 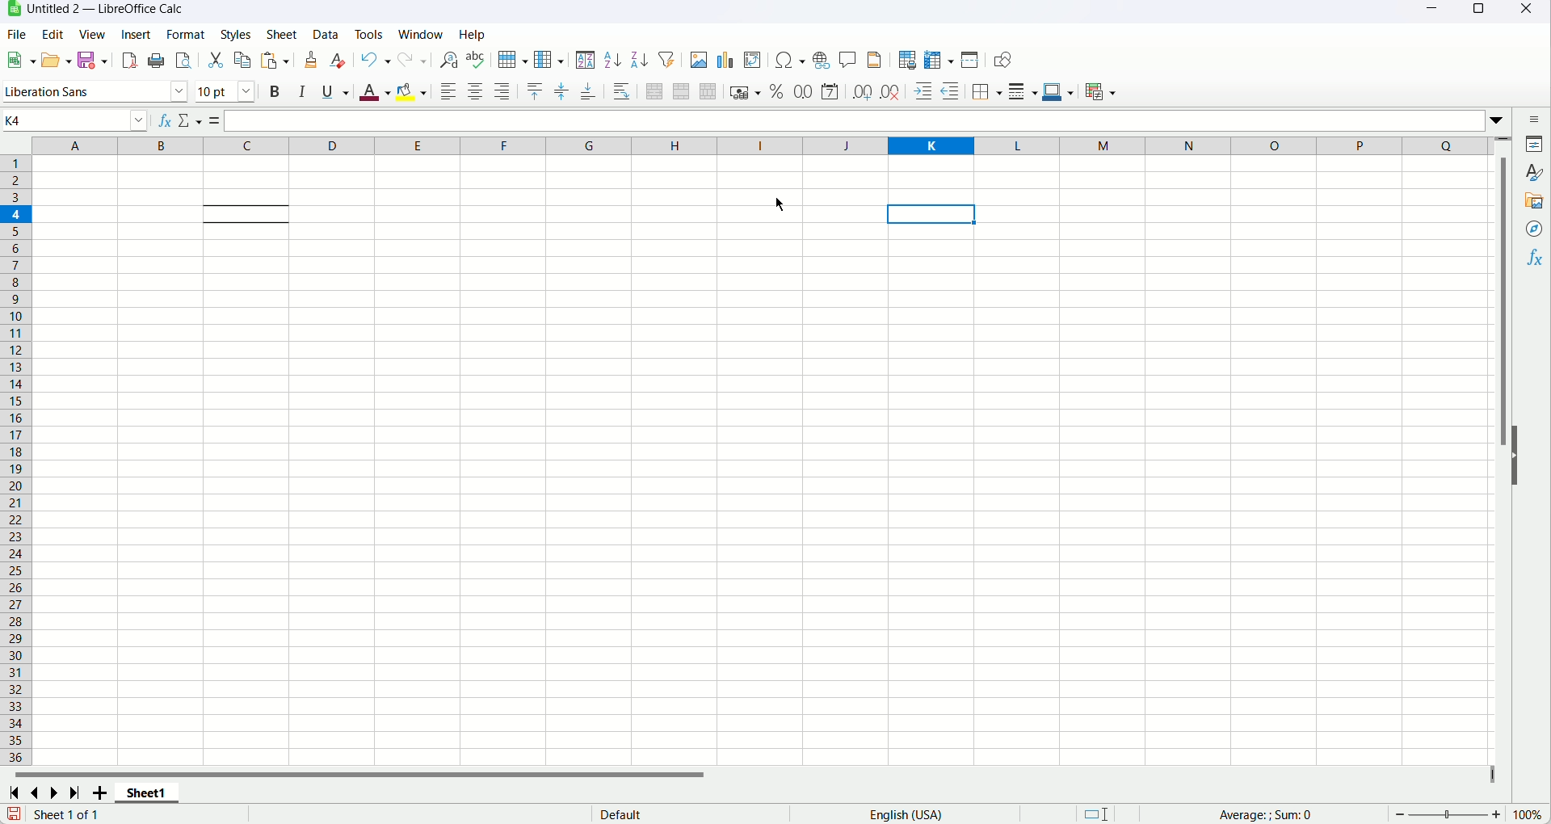 I want to click on Add new sheet , so click(x=99, y=795).